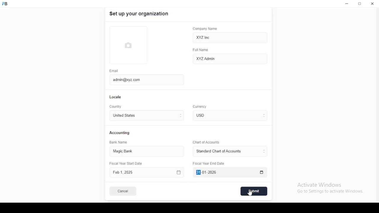 The width and height of the screenshot is (379, 213). I want to click on magic bank, so click(125, 151).